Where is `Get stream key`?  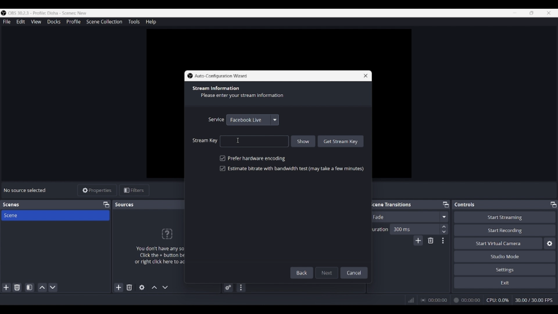
Get stream key is located at coordinates (341, 141).